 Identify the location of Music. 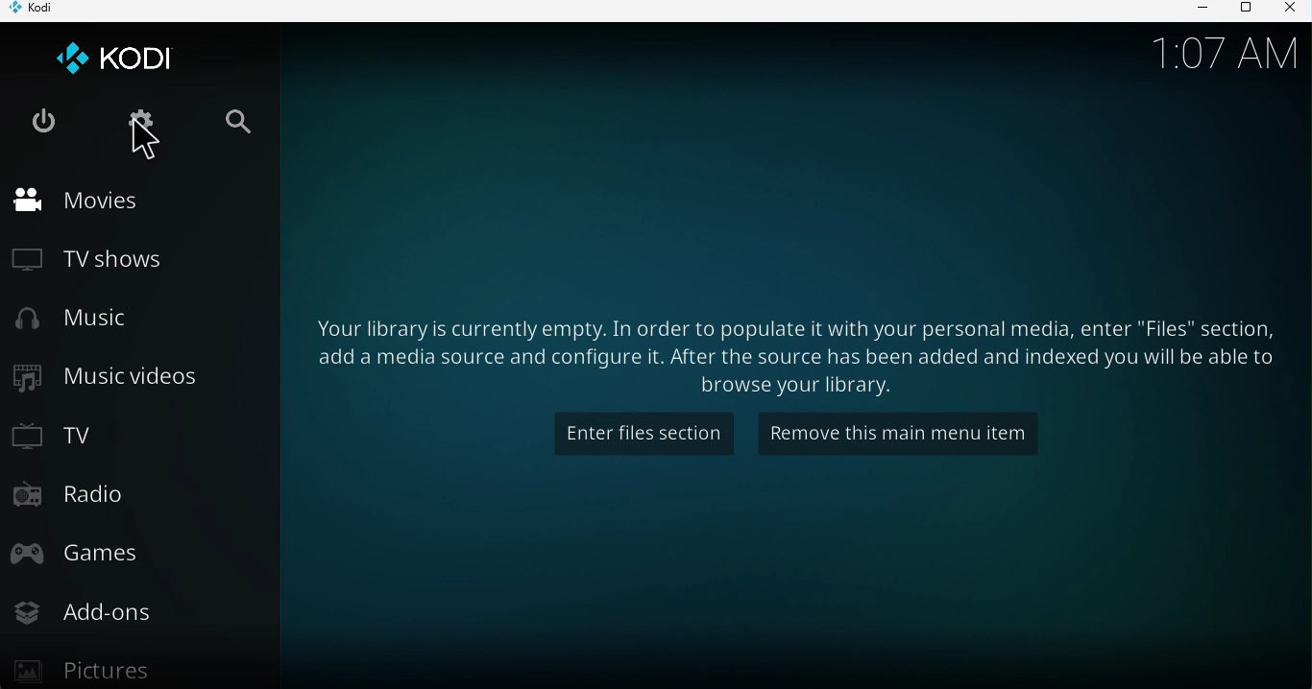
(79, 321).